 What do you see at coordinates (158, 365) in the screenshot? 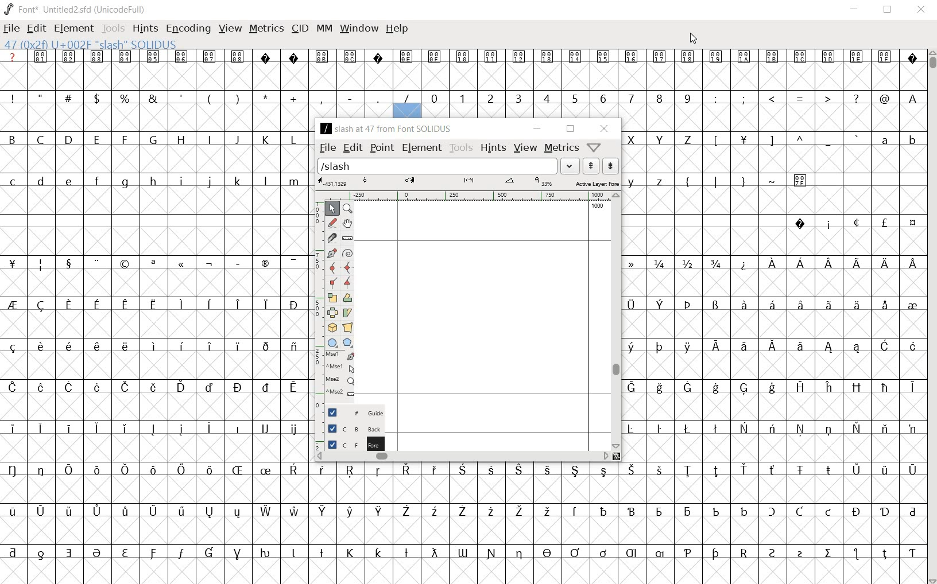
I see `empty cells` at bounding box center [158, 365].